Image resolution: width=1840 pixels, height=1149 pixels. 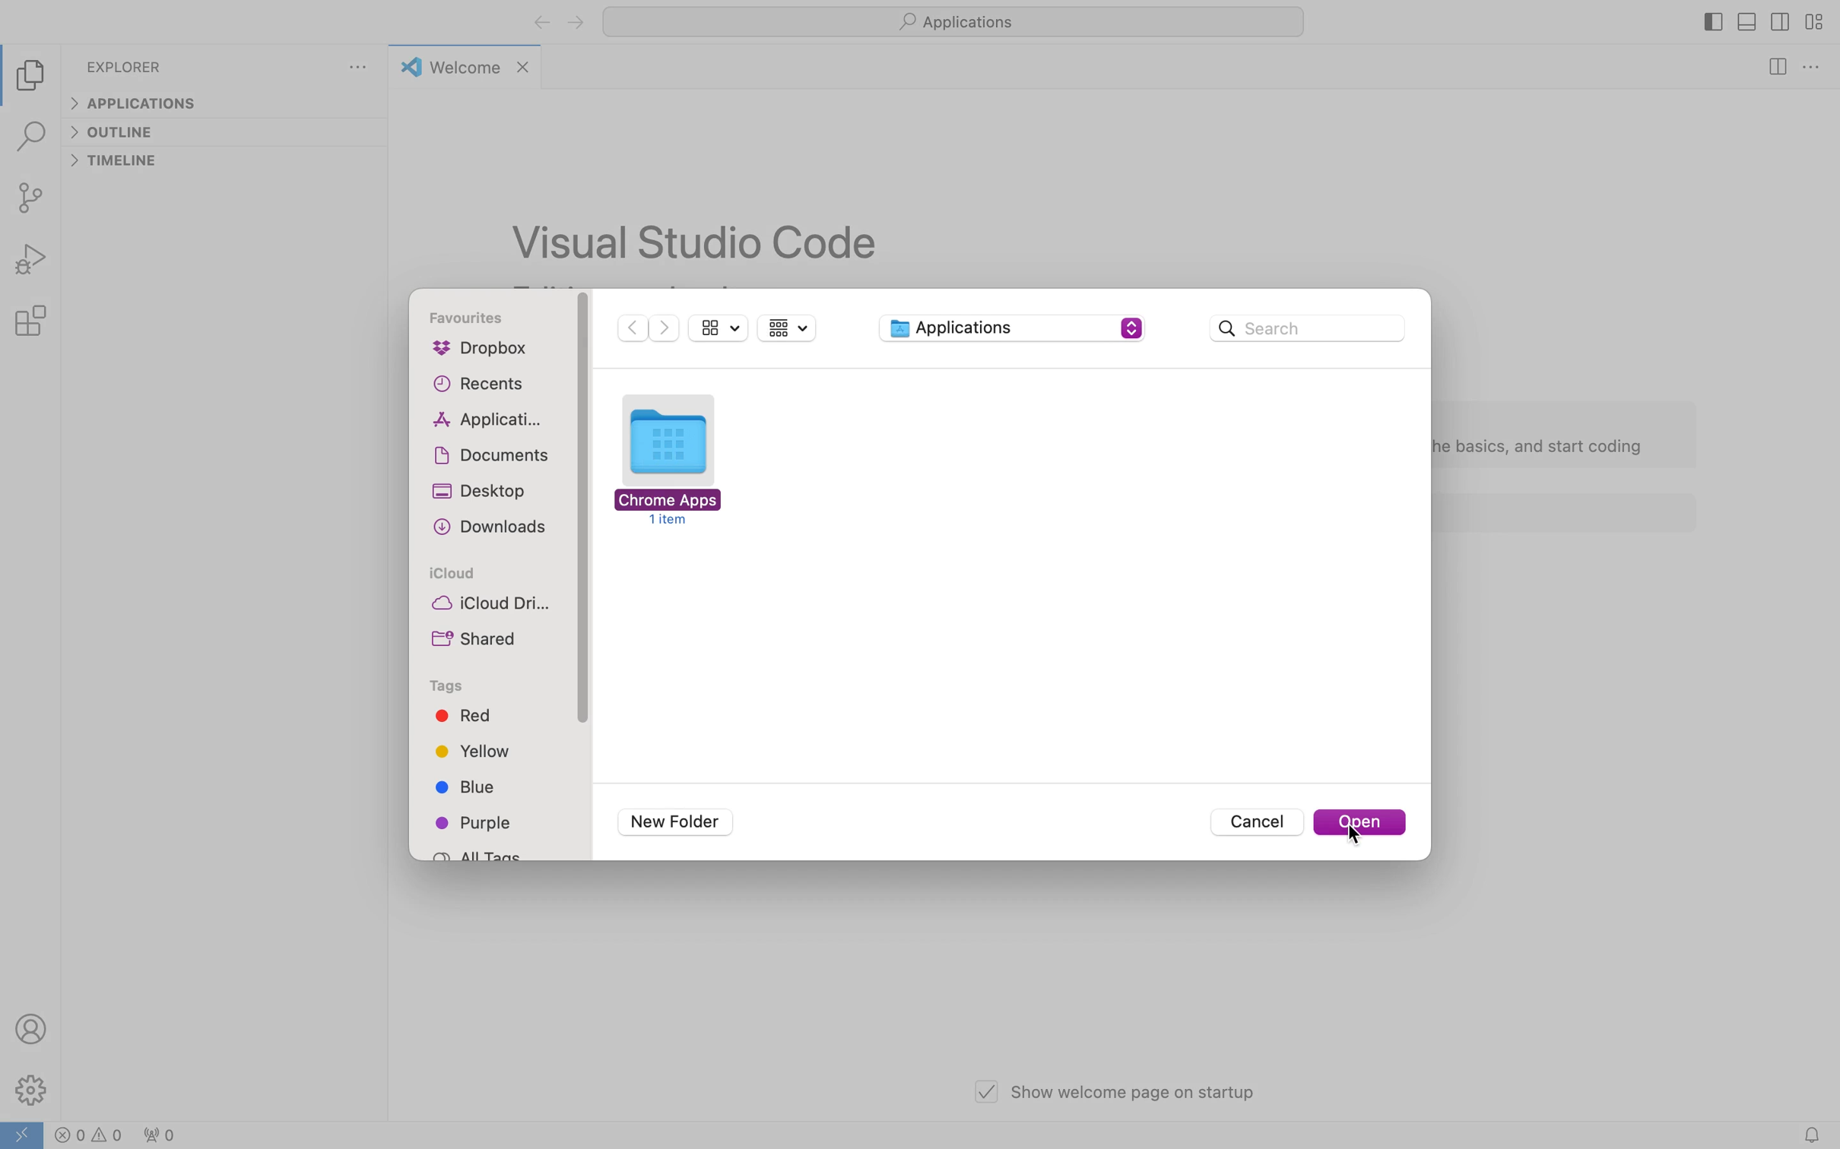 What do you see at coordinates (1774, 68) in the screenshot?
I see `split editor right` at bounding box center [1774, 68].